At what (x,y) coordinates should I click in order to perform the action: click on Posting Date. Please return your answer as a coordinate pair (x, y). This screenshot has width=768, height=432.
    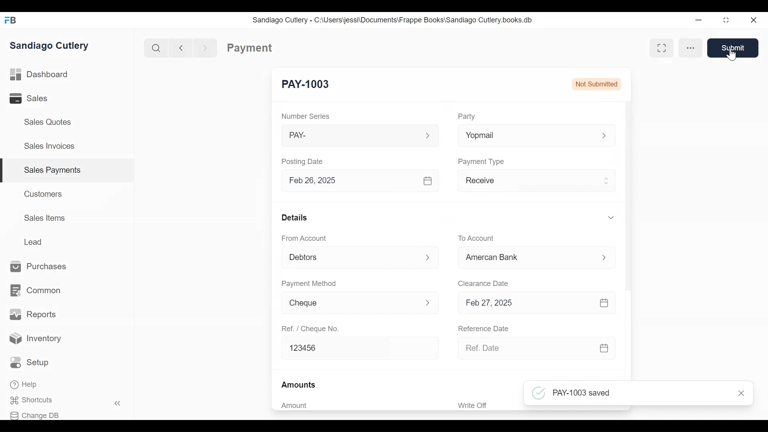
    Looking at the image, I should click on (303, 161).